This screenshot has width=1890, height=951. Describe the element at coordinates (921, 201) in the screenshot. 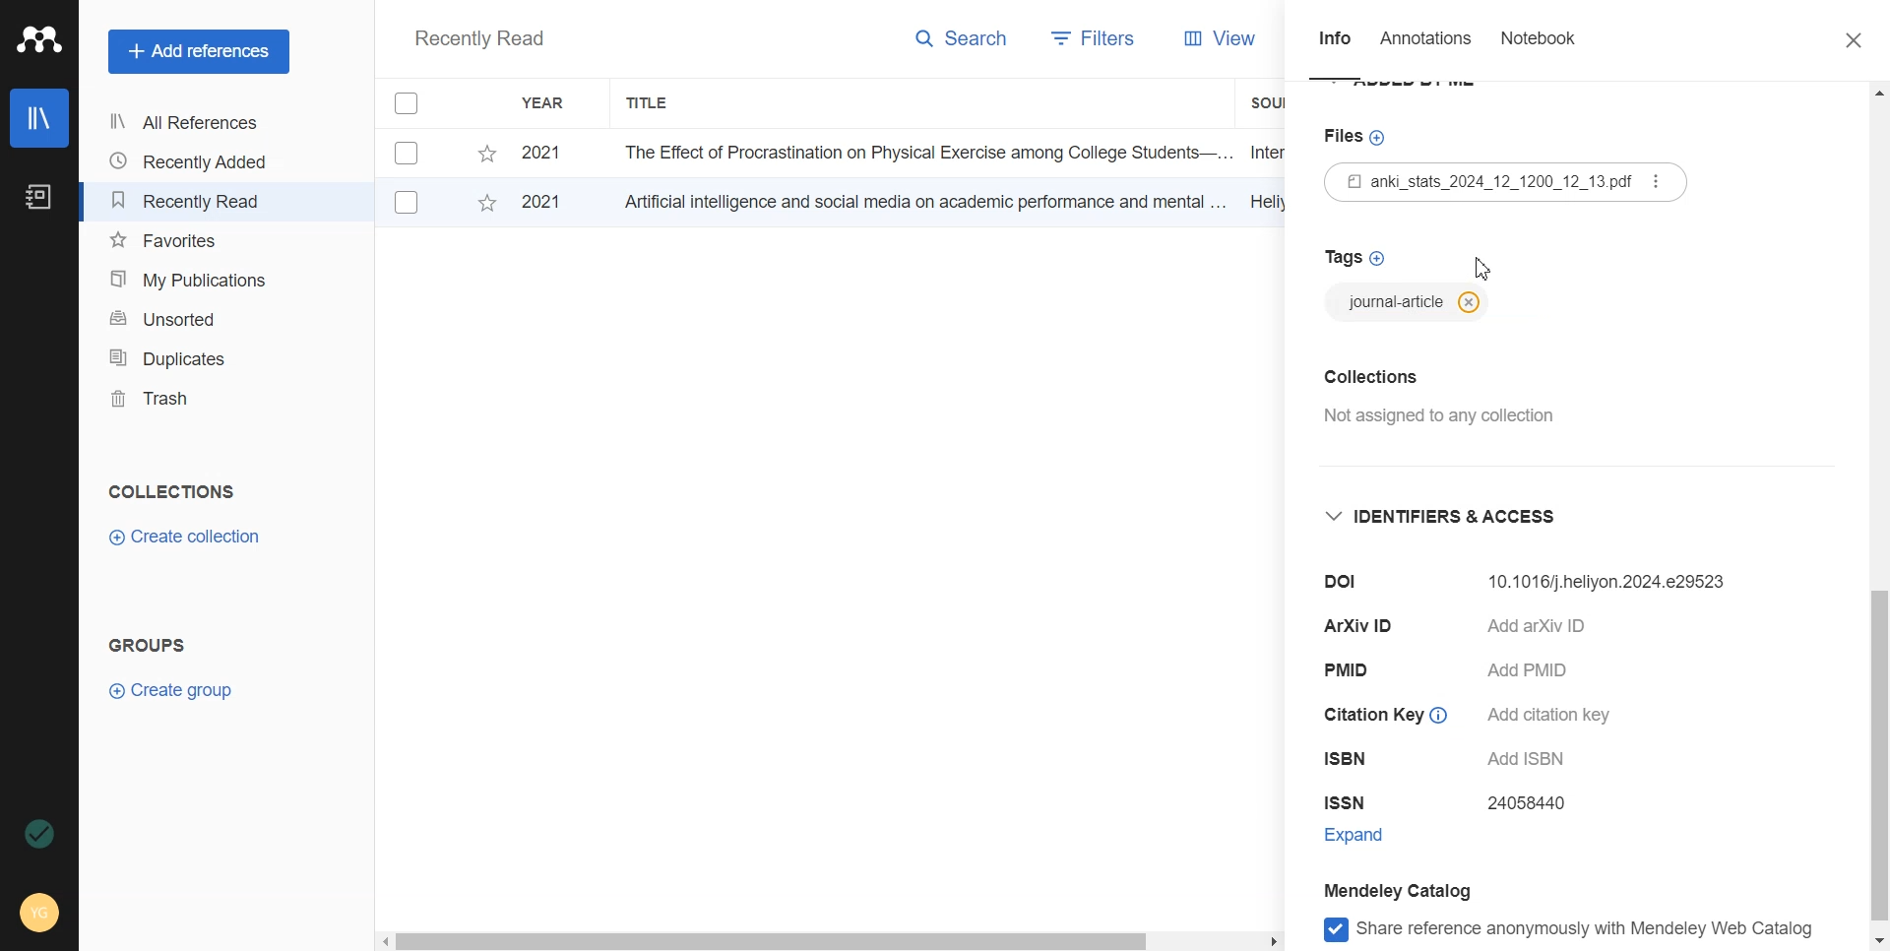

I see `Artificial intelligence and social media on academic performance and mental ...` at that location.